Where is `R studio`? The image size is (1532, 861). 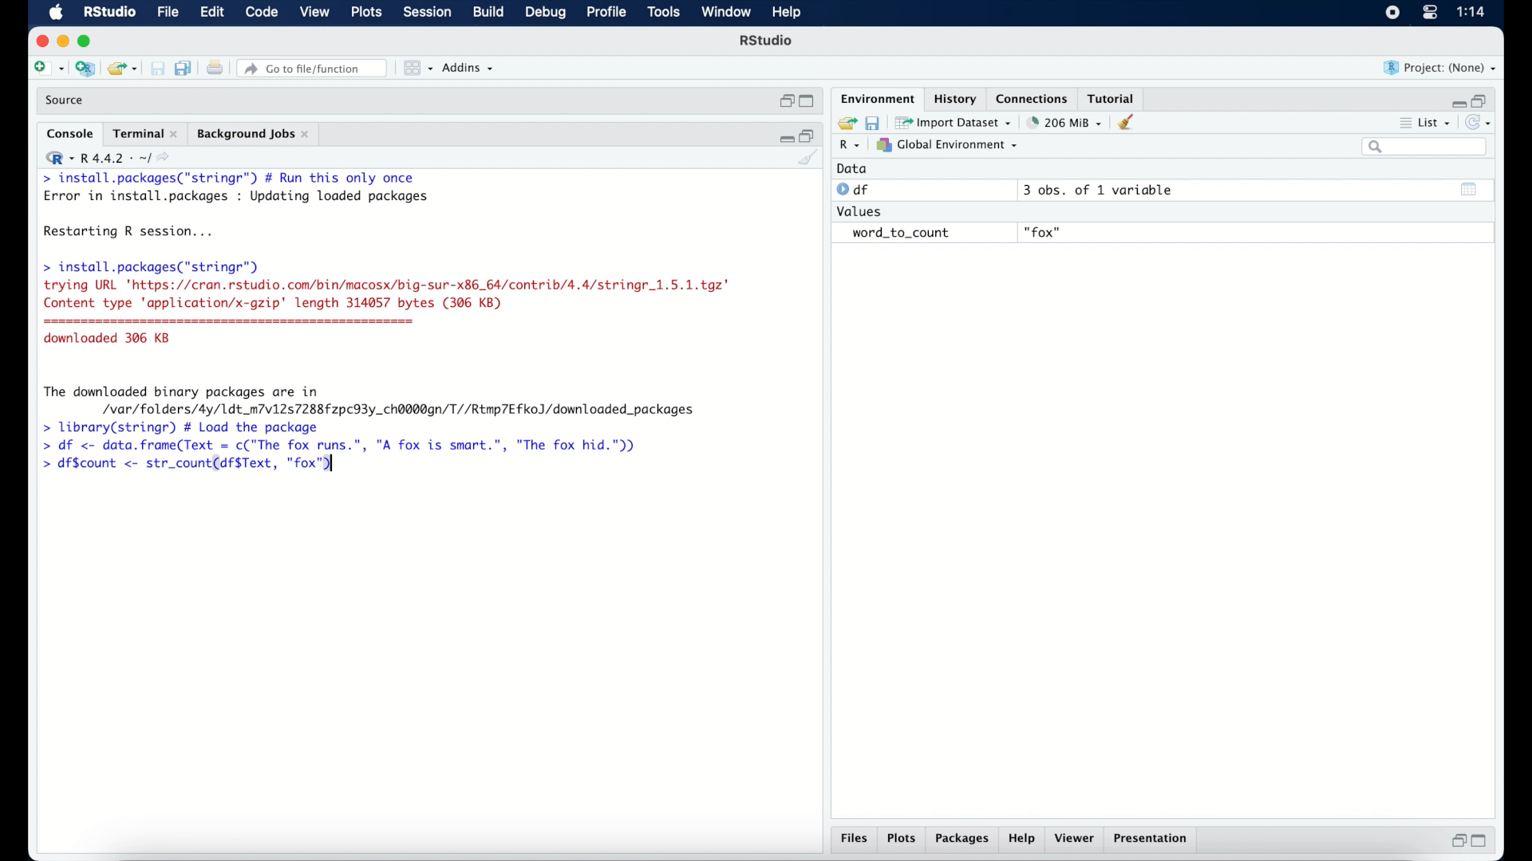 R studio is located at coordinates (766, 41).